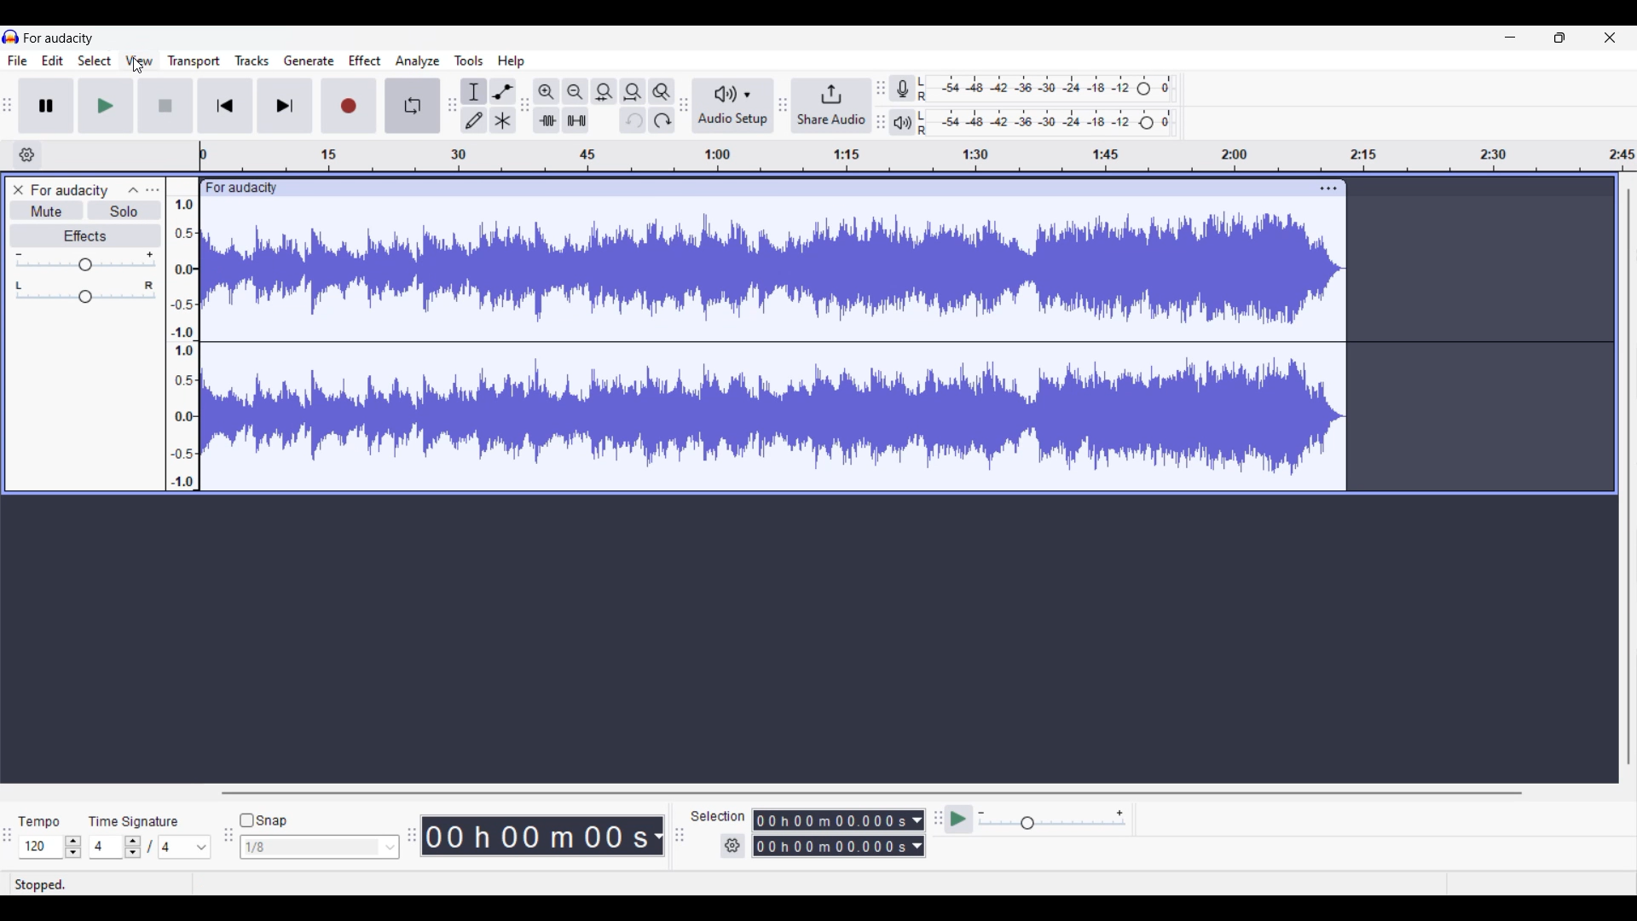 The height and width of the screenshot is (921, 1637). I want to click on click to move, so click(801, 187).